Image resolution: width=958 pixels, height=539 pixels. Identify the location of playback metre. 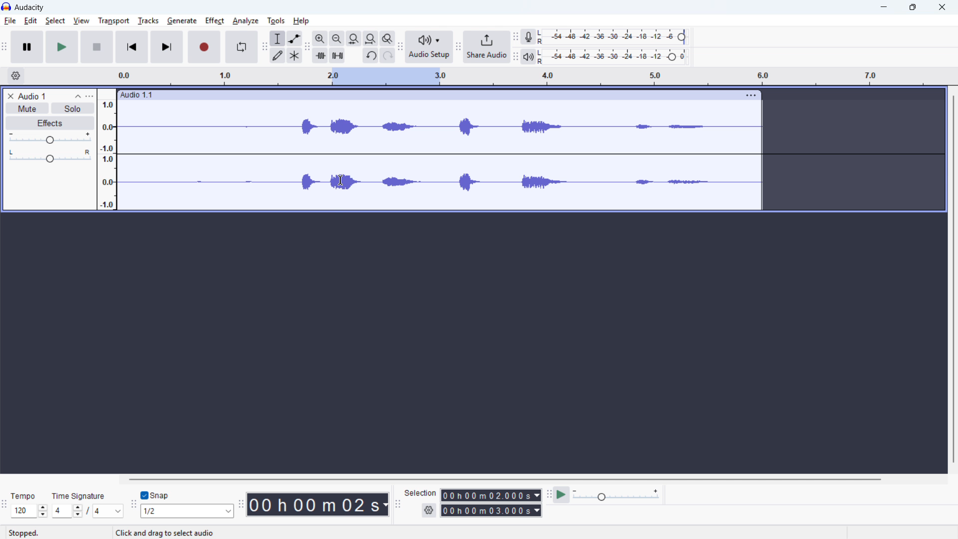
(527, 56).